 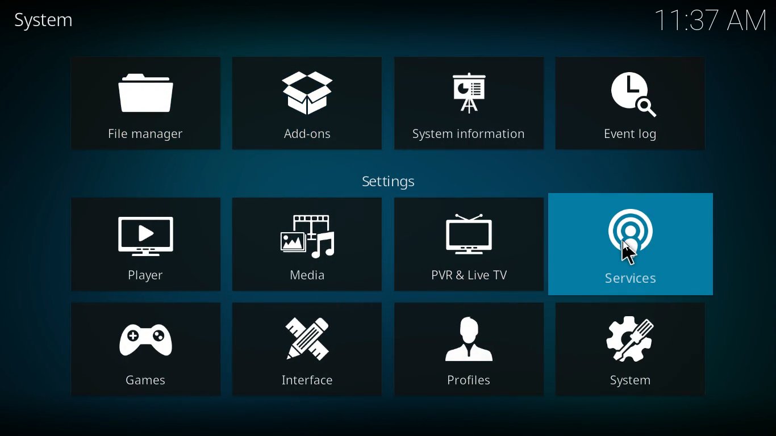 I want to click on file manager, so click(x=143, y=104).